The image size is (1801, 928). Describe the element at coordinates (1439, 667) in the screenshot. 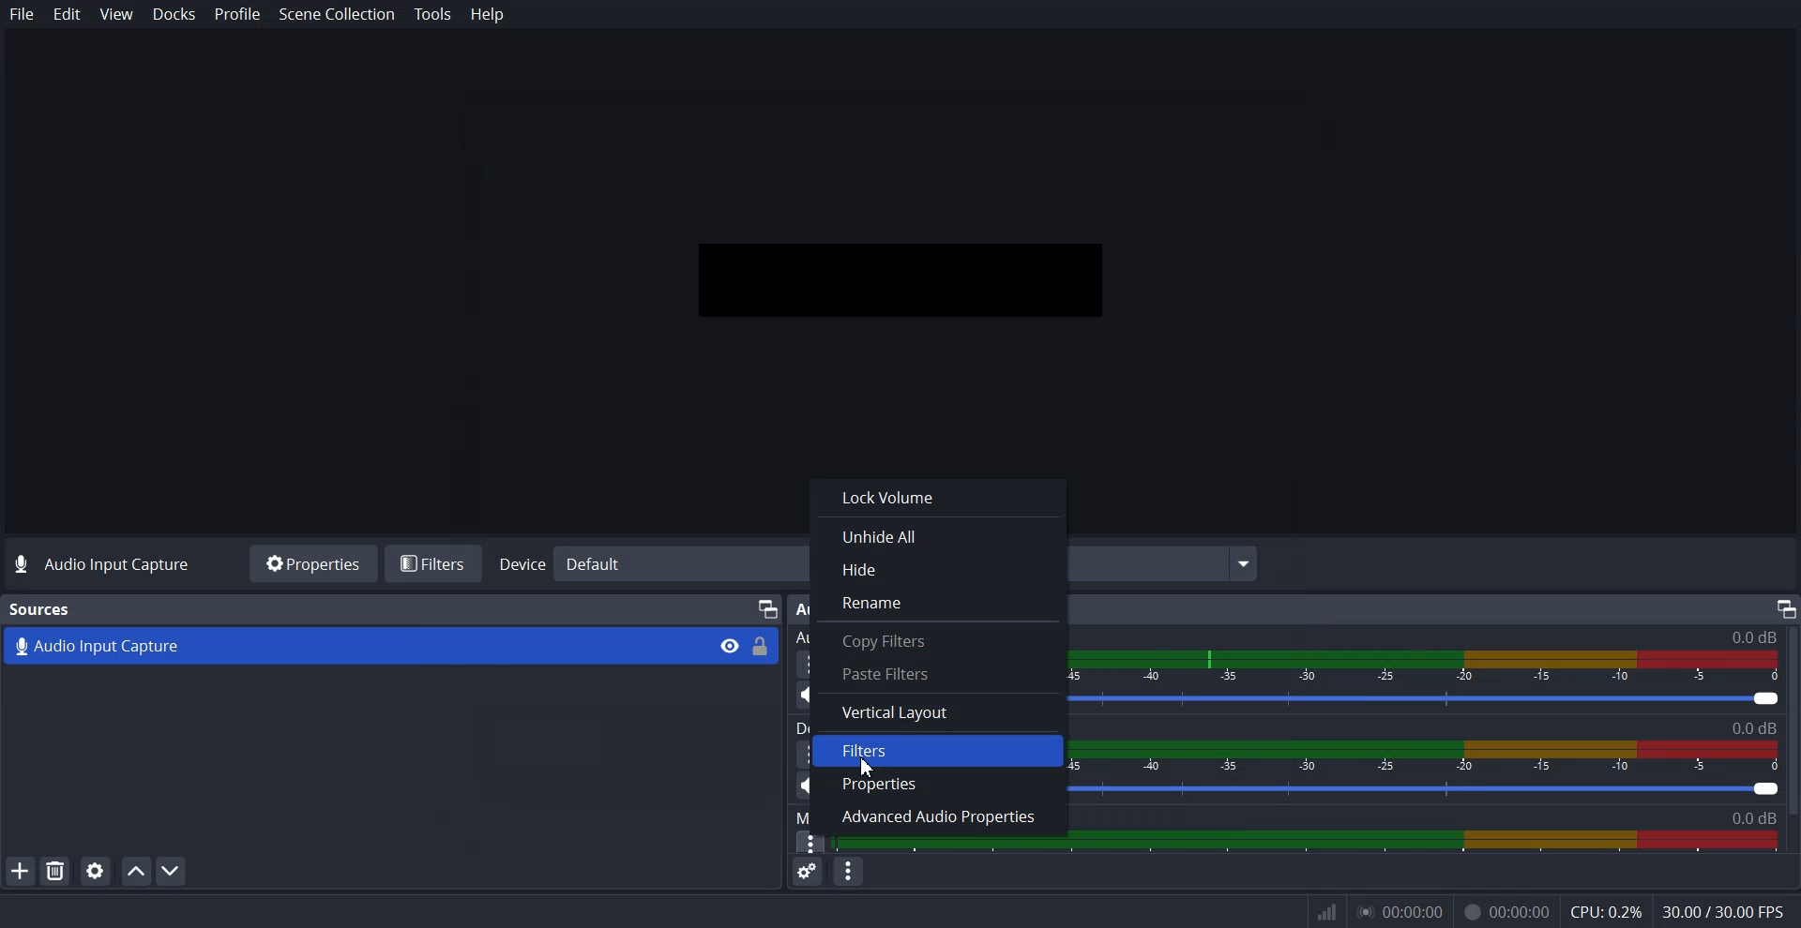

I see `Volume Indicator` at that location.